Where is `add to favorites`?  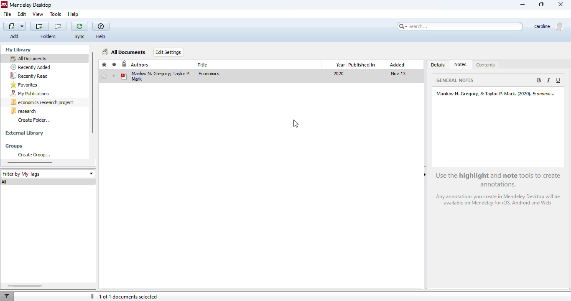
add to favorites is located at coordinates (104, 77).